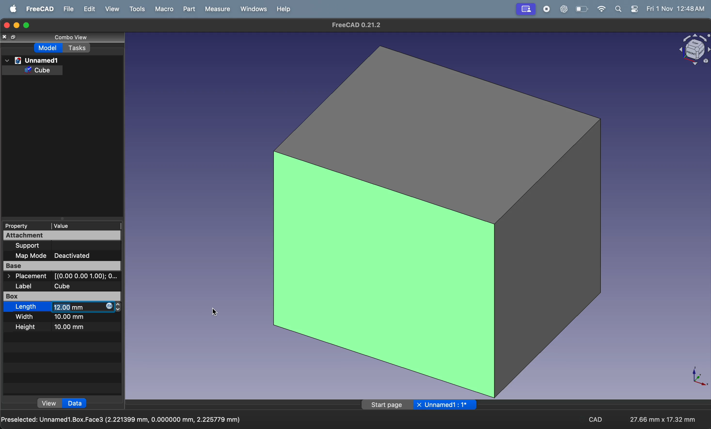 The width and height of the screenshot is (711, 429). Describe the element at coordinates (693, 51) in the screenshot. I see `object view` at that location.